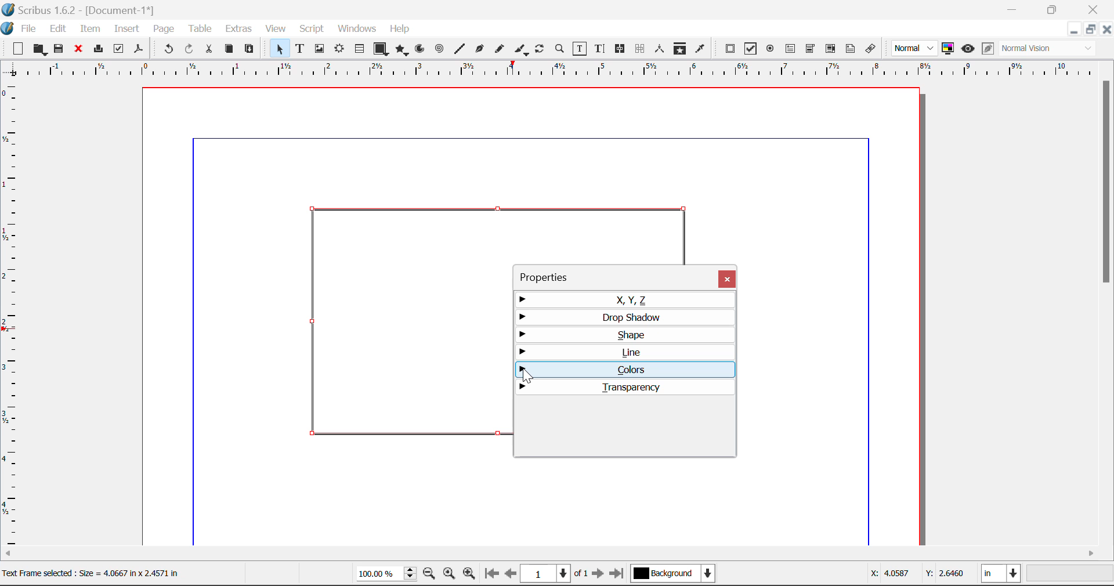  Describe the element at coordinates (791, 48) in the screenshot. I see `Pdf Text Field` at that location.